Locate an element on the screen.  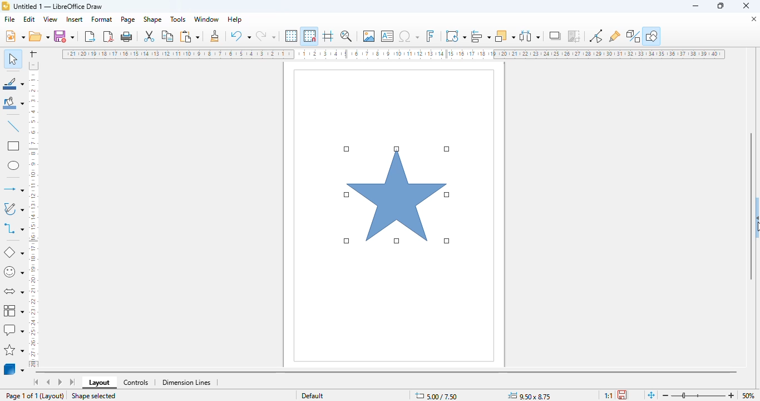
arrange is located at coordinates (505, 36).